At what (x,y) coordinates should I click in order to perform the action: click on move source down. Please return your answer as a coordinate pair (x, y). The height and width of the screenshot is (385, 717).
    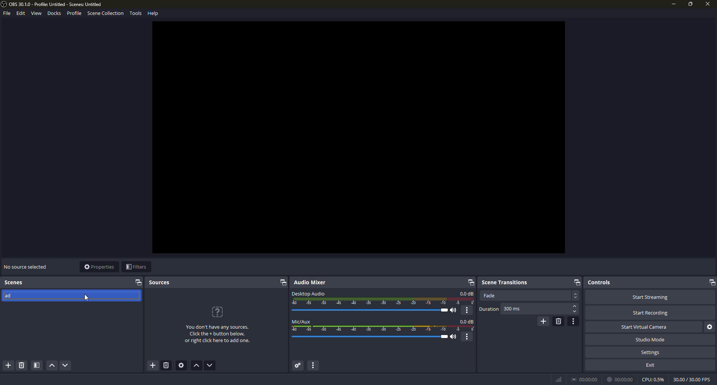
    Looking at the image, I should click on (210, 366).